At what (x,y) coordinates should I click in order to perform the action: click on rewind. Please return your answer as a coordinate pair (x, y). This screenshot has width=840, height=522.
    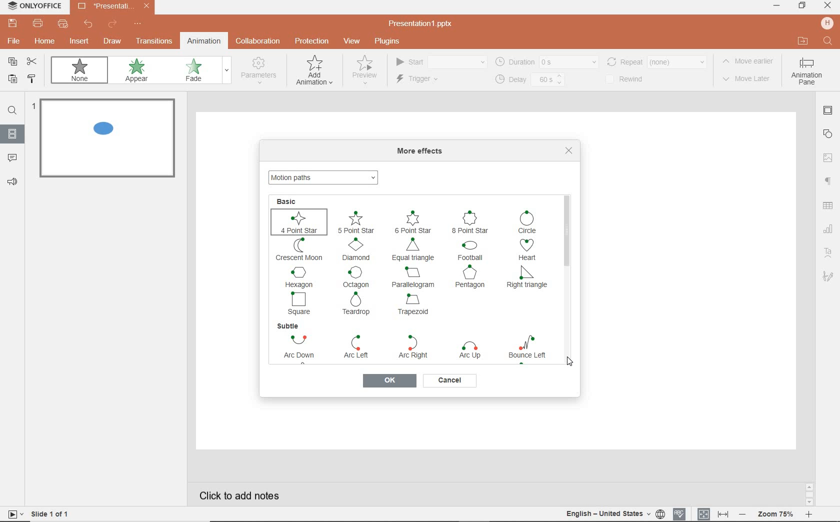
    Looking at the image, I should click on (656, 61).